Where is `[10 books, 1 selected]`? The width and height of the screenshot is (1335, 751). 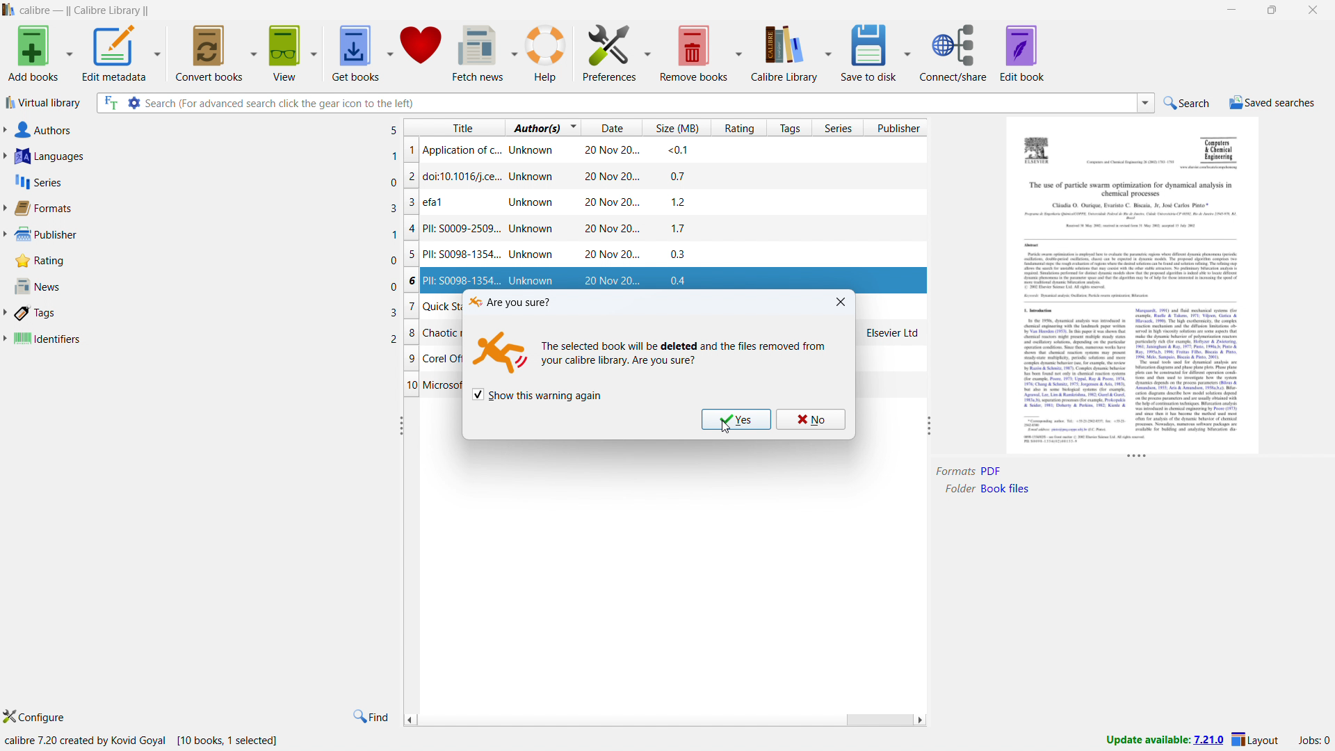
[10 books, 1 selected] is located at coordinates (234, 741).